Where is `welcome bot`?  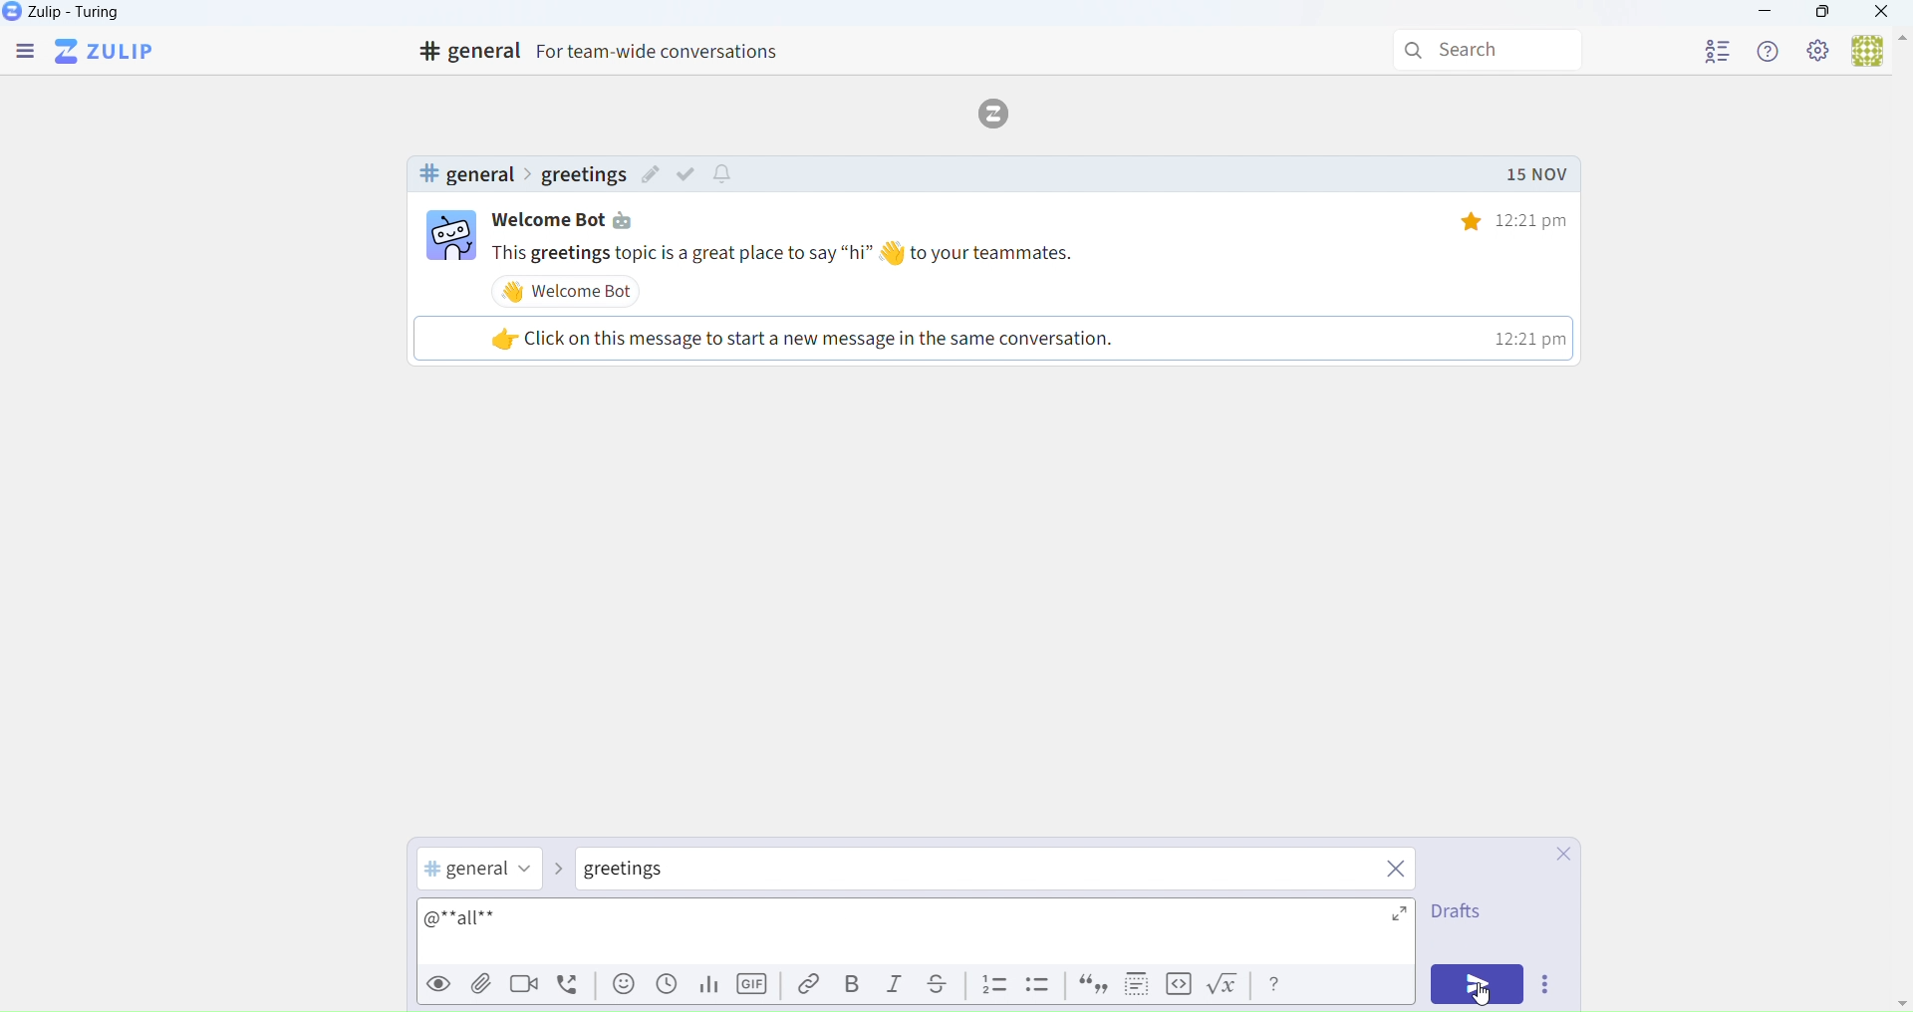
welcome bot is located at coordinates (572, 291).